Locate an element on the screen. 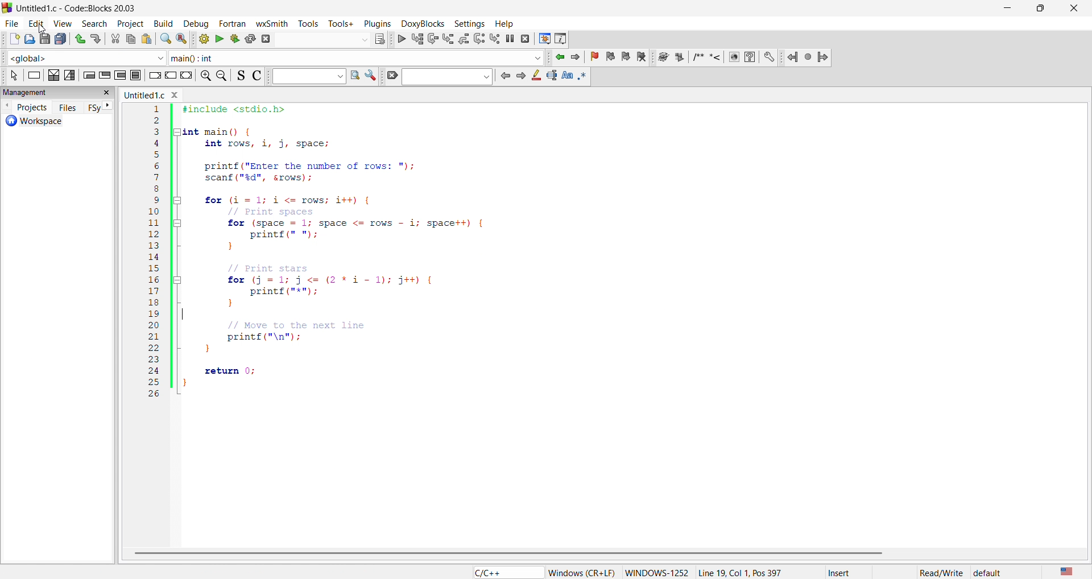 This screenshot has width=1092, height=579. code editor - #include <stdio.h> int main() { int rows, i, j, space; printf("Enter the number of rows: "); scanf("%d", &rows); for (i=1; i<= rows; i++) { // Print spaces for (space 1; space <= rows i; space++) { printf(" "); // Print stars for (j=1;j<= (2* i-1); j++) { printf("*"); // Move to the next line printf("\n"); return 0; is located at coordinates (591, 323).